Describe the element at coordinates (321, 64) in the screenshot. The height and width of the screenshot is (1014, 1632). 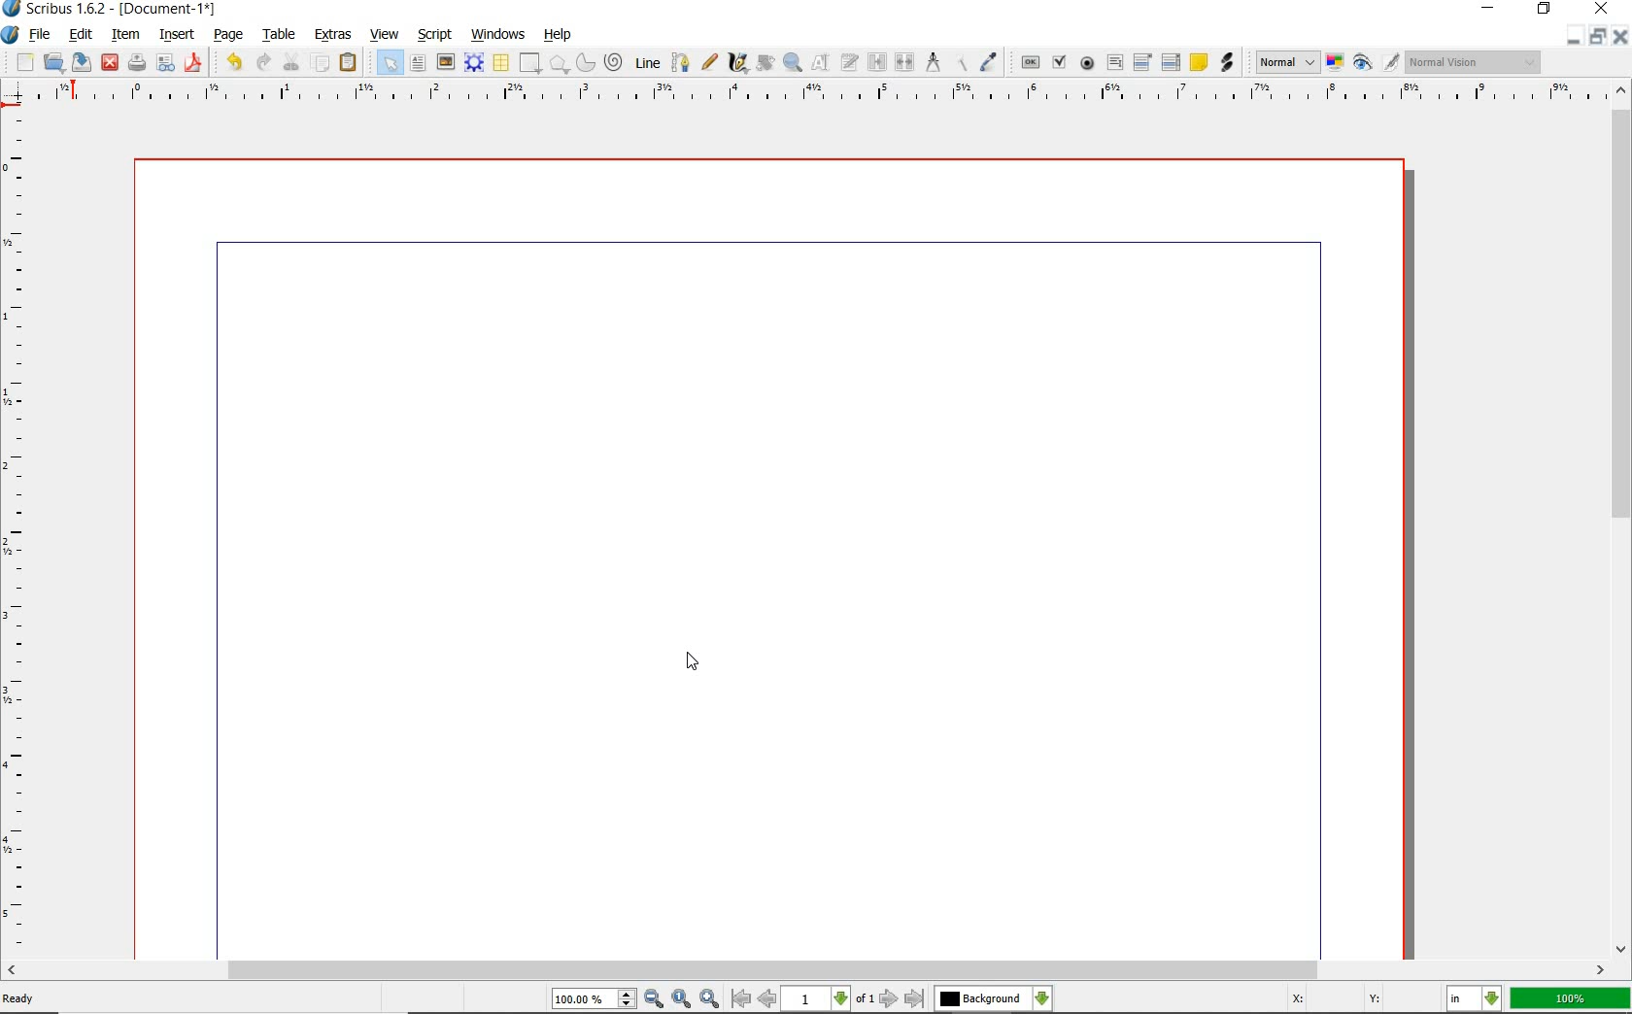
I see `copy` at that location.